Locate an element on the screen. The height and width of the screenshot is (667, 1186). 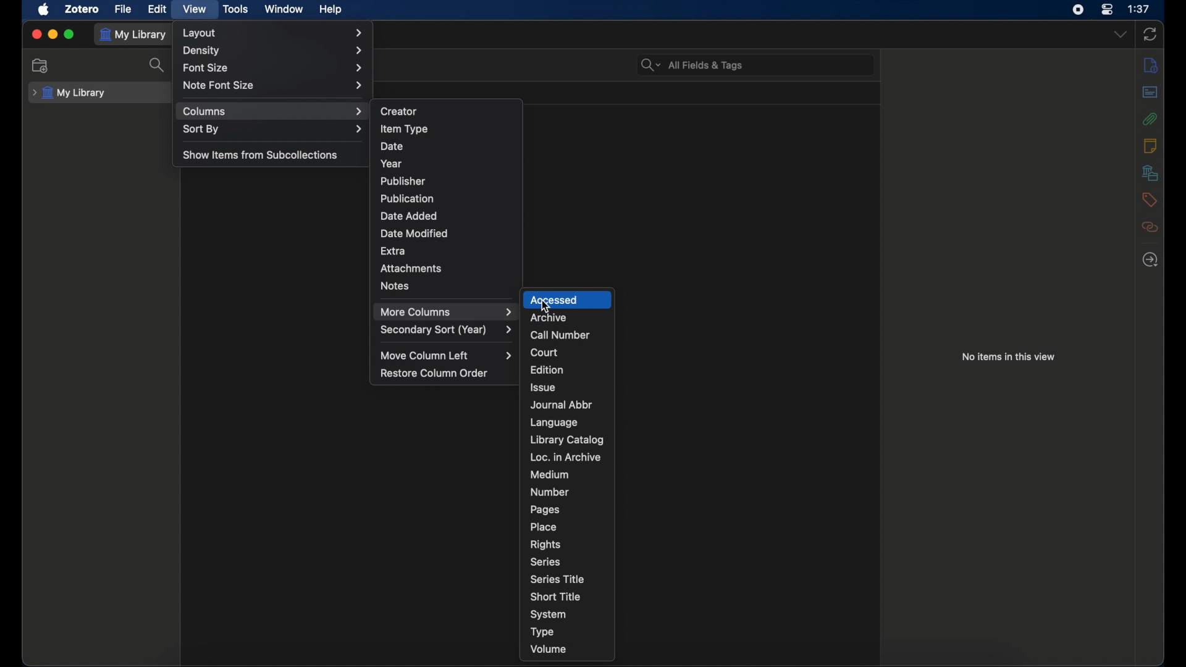
publisher is located at coordinates (404, 181).